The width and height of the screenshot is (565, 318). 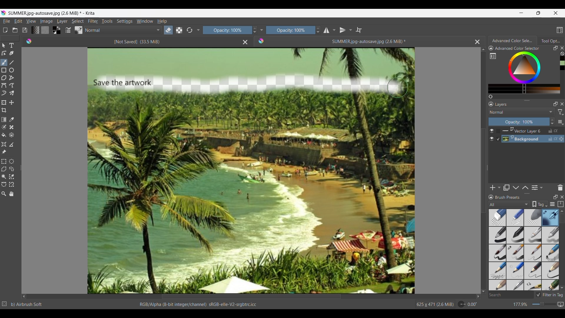 What do you see at coordinates (11, 53) in the screenshot?
I see `Calligraphy` at bounding box center [11, 53].